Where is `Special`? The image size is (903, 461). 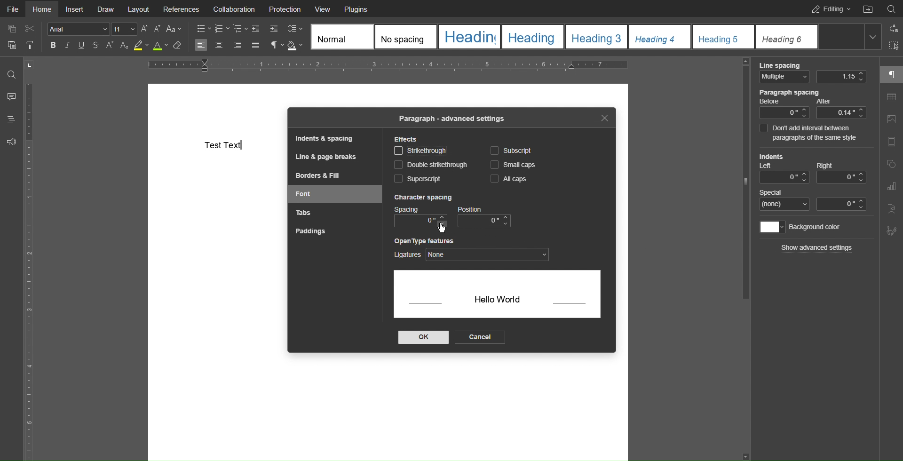 Special is located at coordinates (813, 199).